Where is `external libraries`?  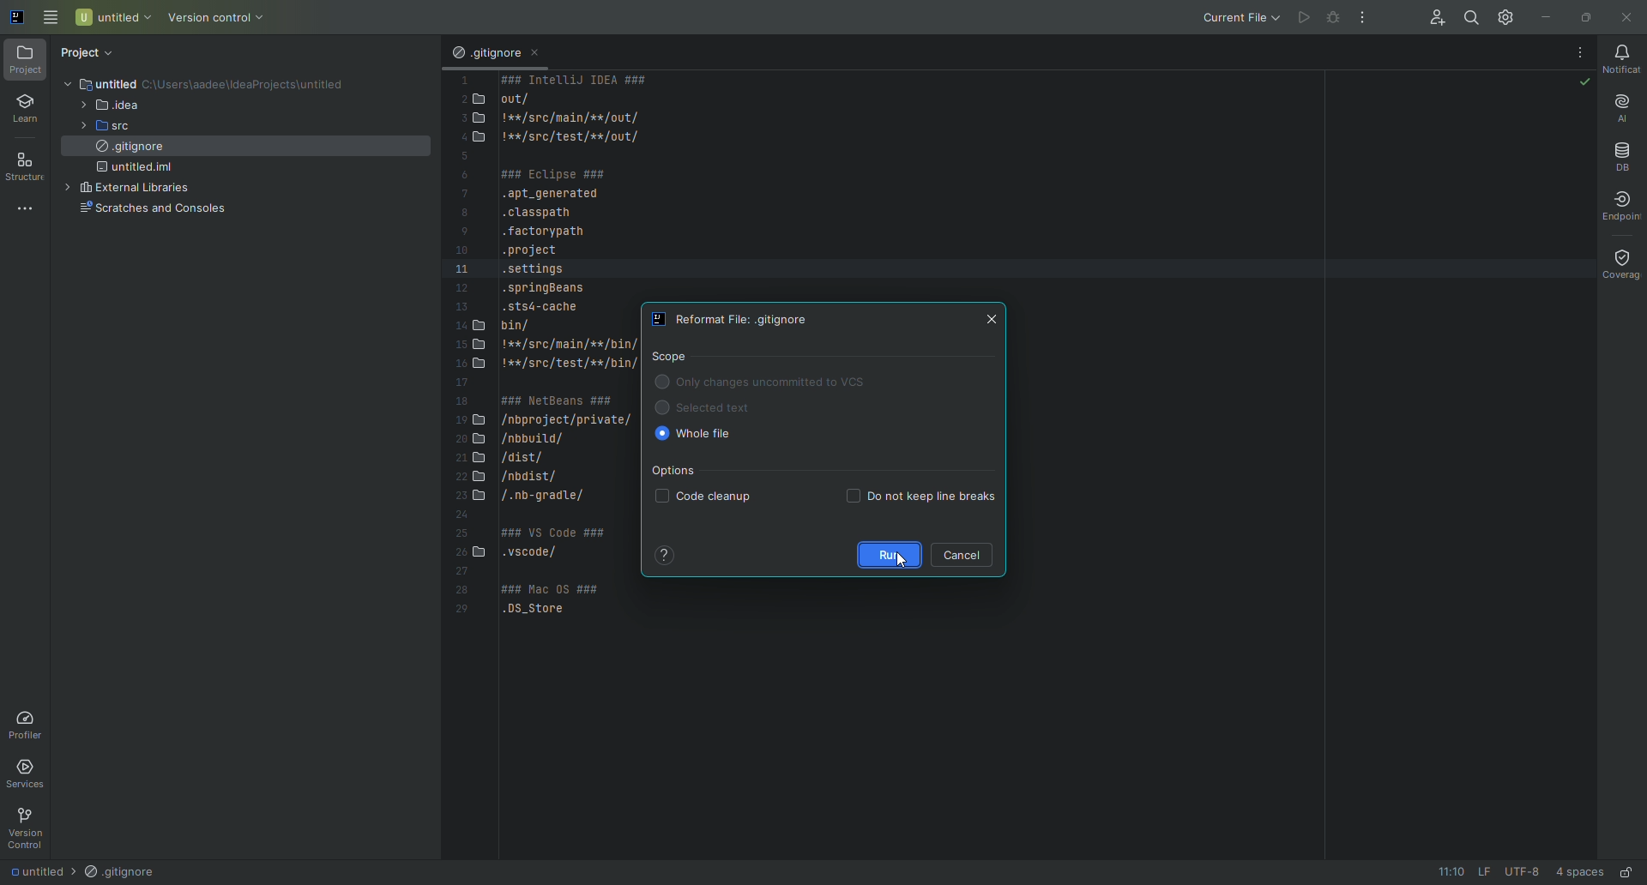
external libraries is located at coordinates (142, 190).